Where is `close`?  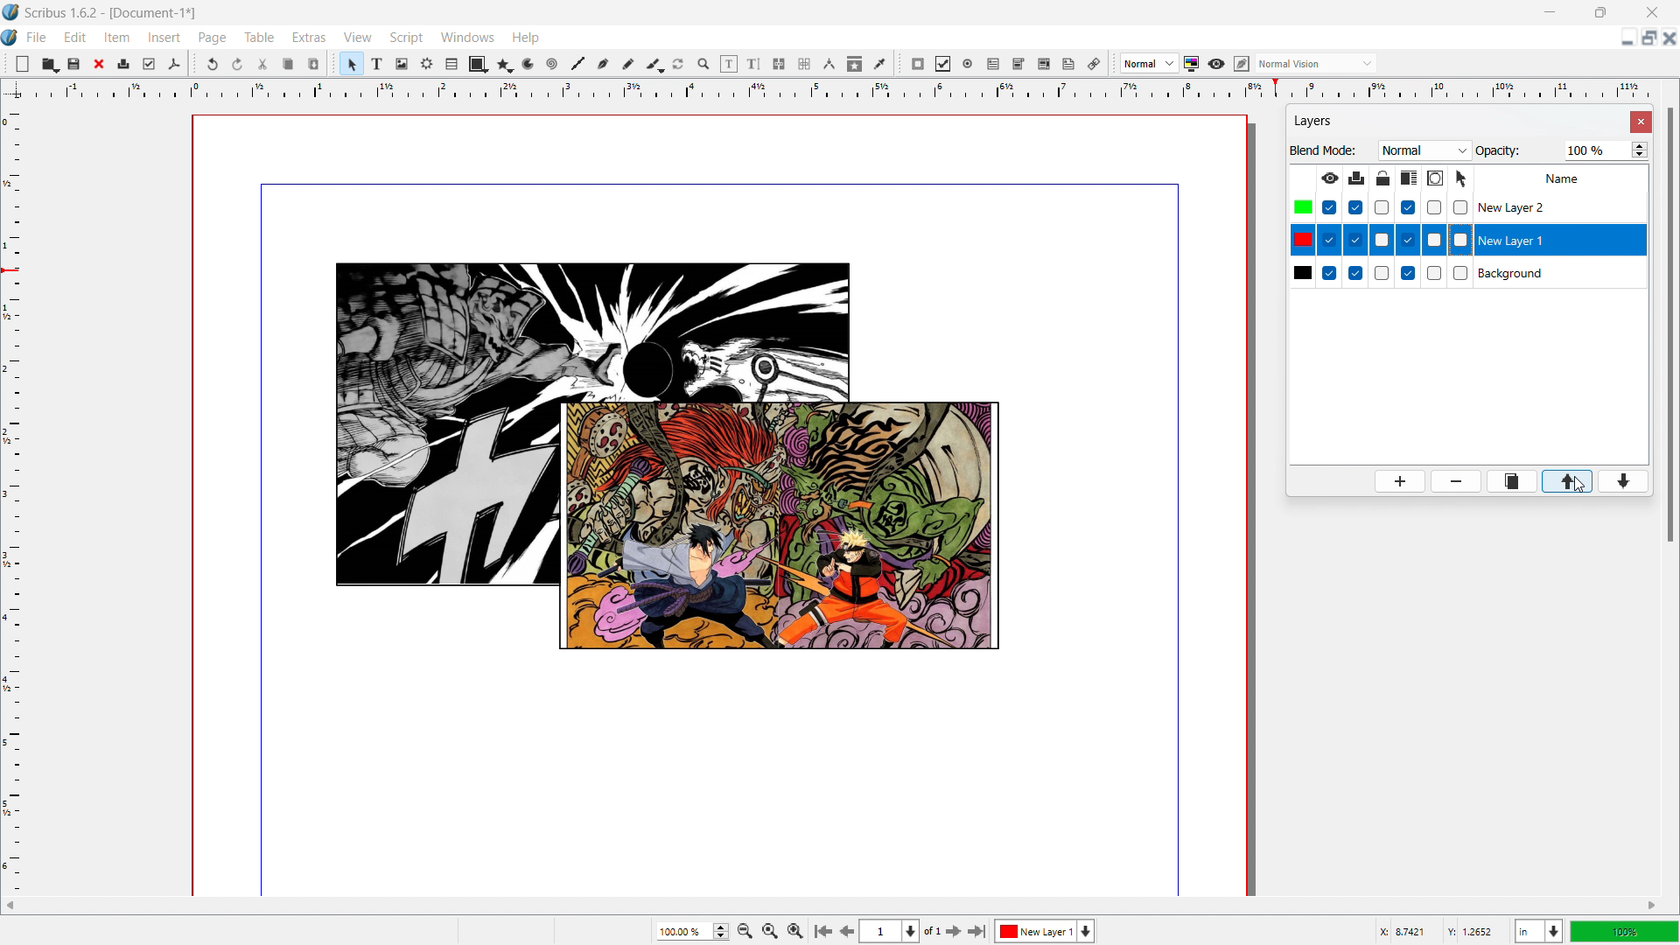
close is located at coordinates (101, 64).